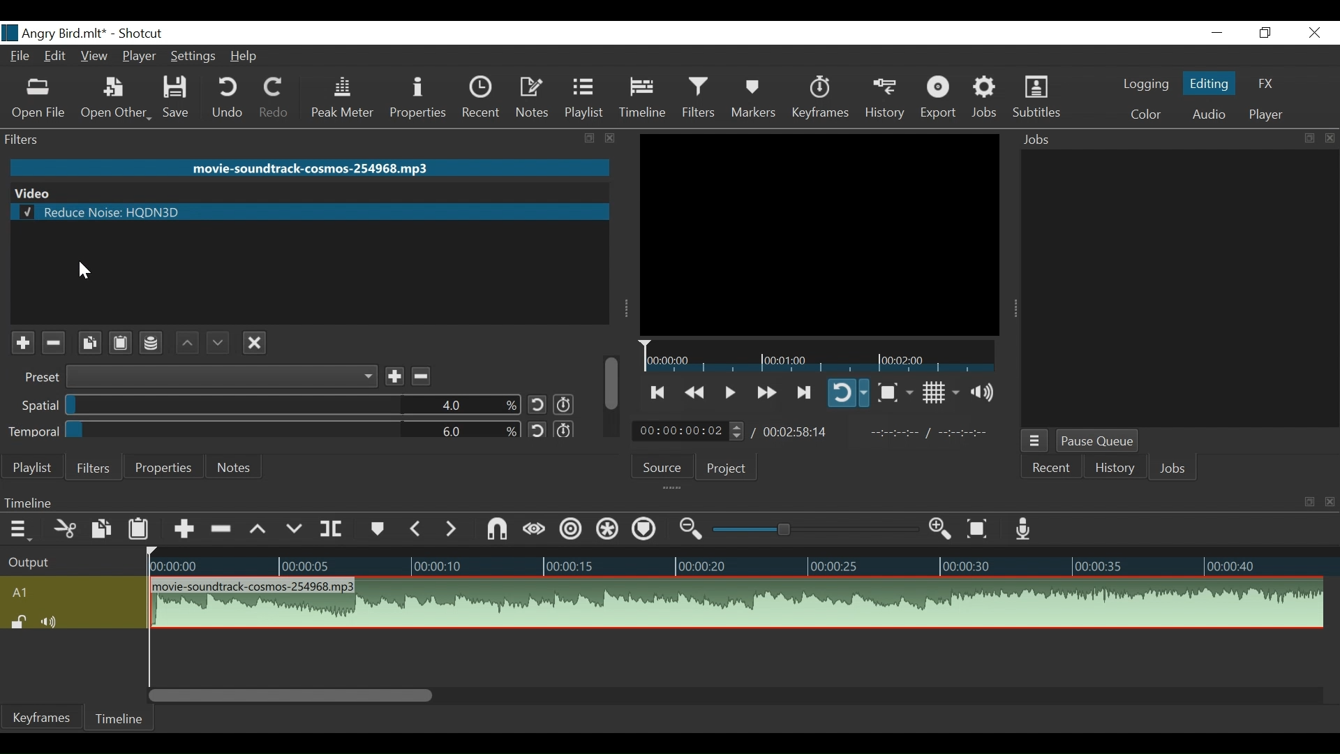  Describe the element at coordinates (308, 168) in the screenshot. I see `Audio Clip Name` at that location.